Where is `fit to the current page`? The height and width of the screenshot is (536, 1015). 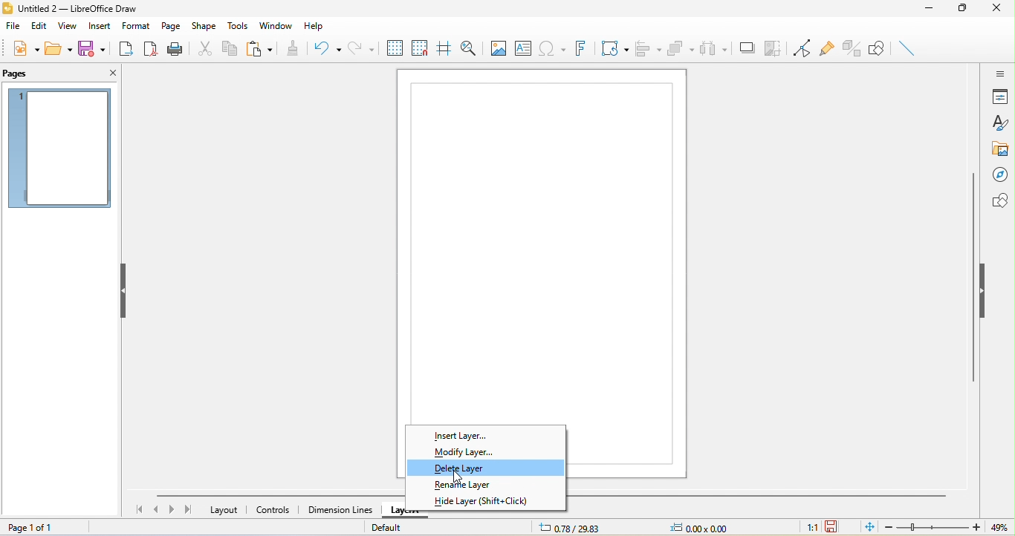 fit to the current page is located at coordinates (864, 527).